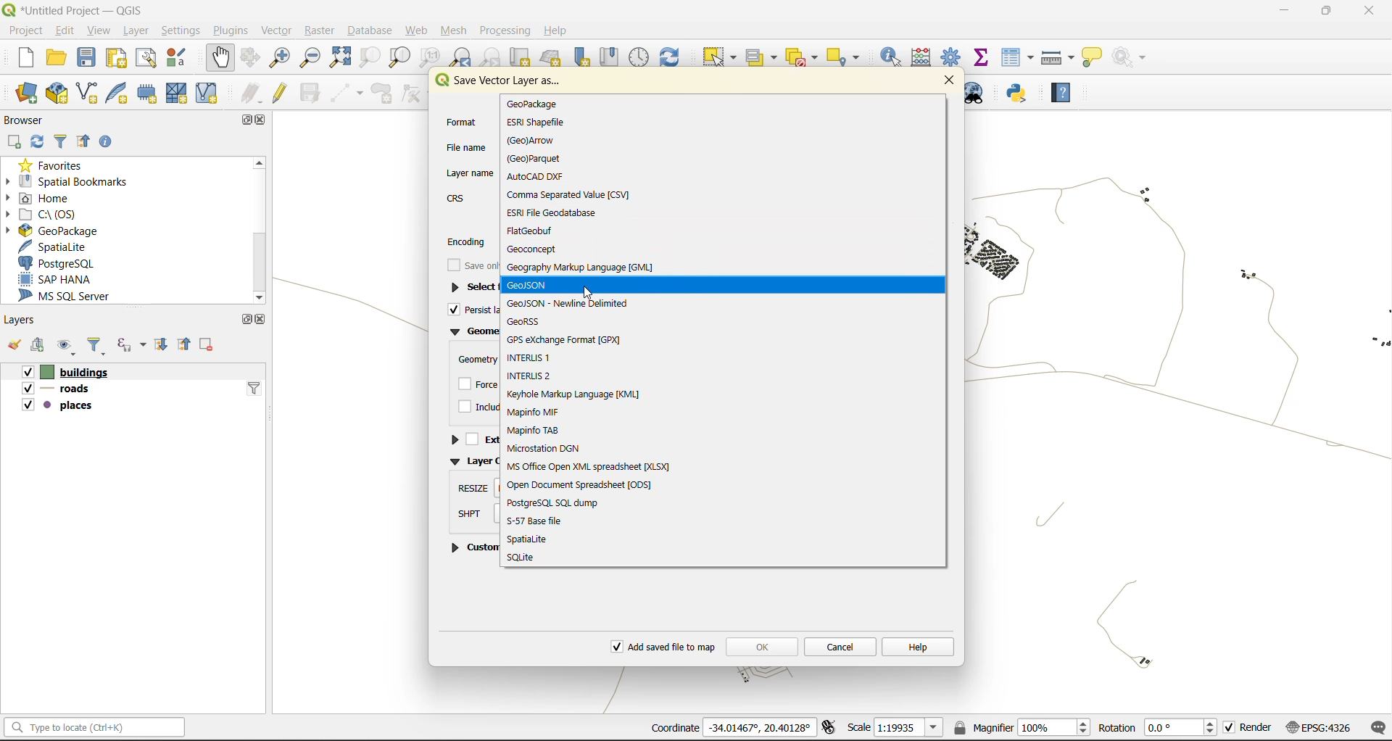  Describe the element at coordinates (895, 57) in the screenshot. I see `identify features` at that location.